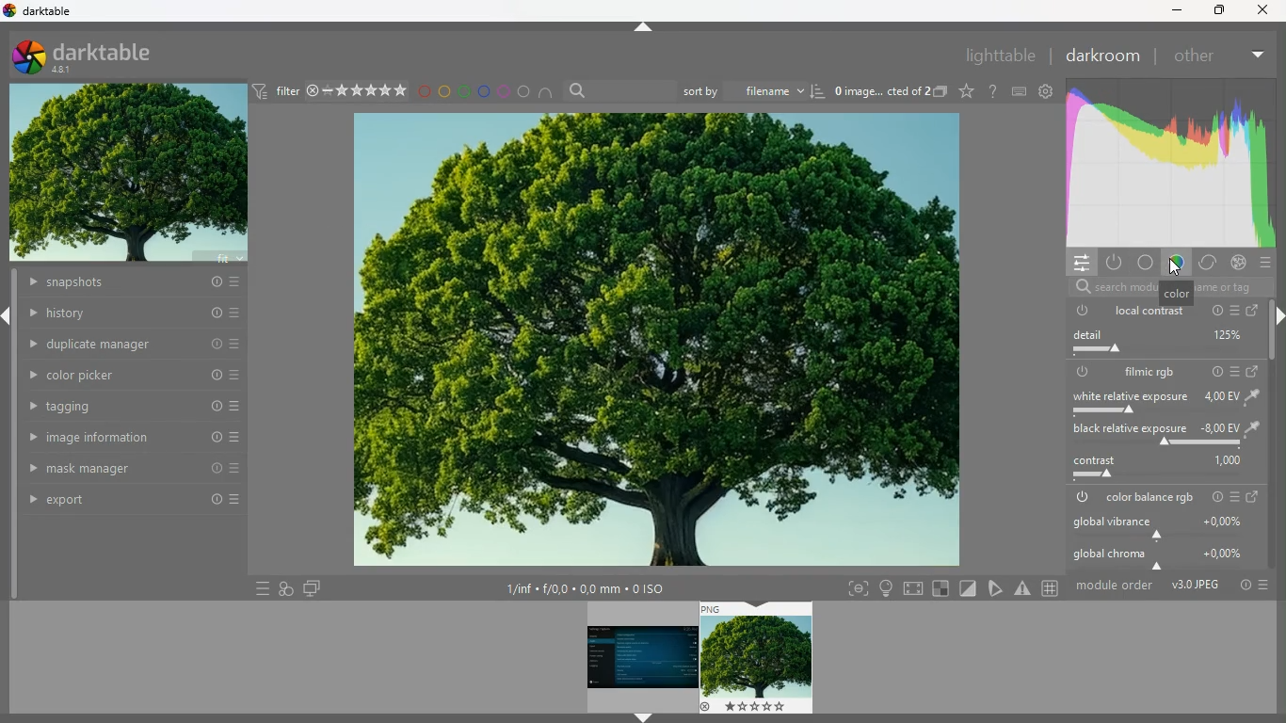  I want to click on settings, so click(1045, 90).